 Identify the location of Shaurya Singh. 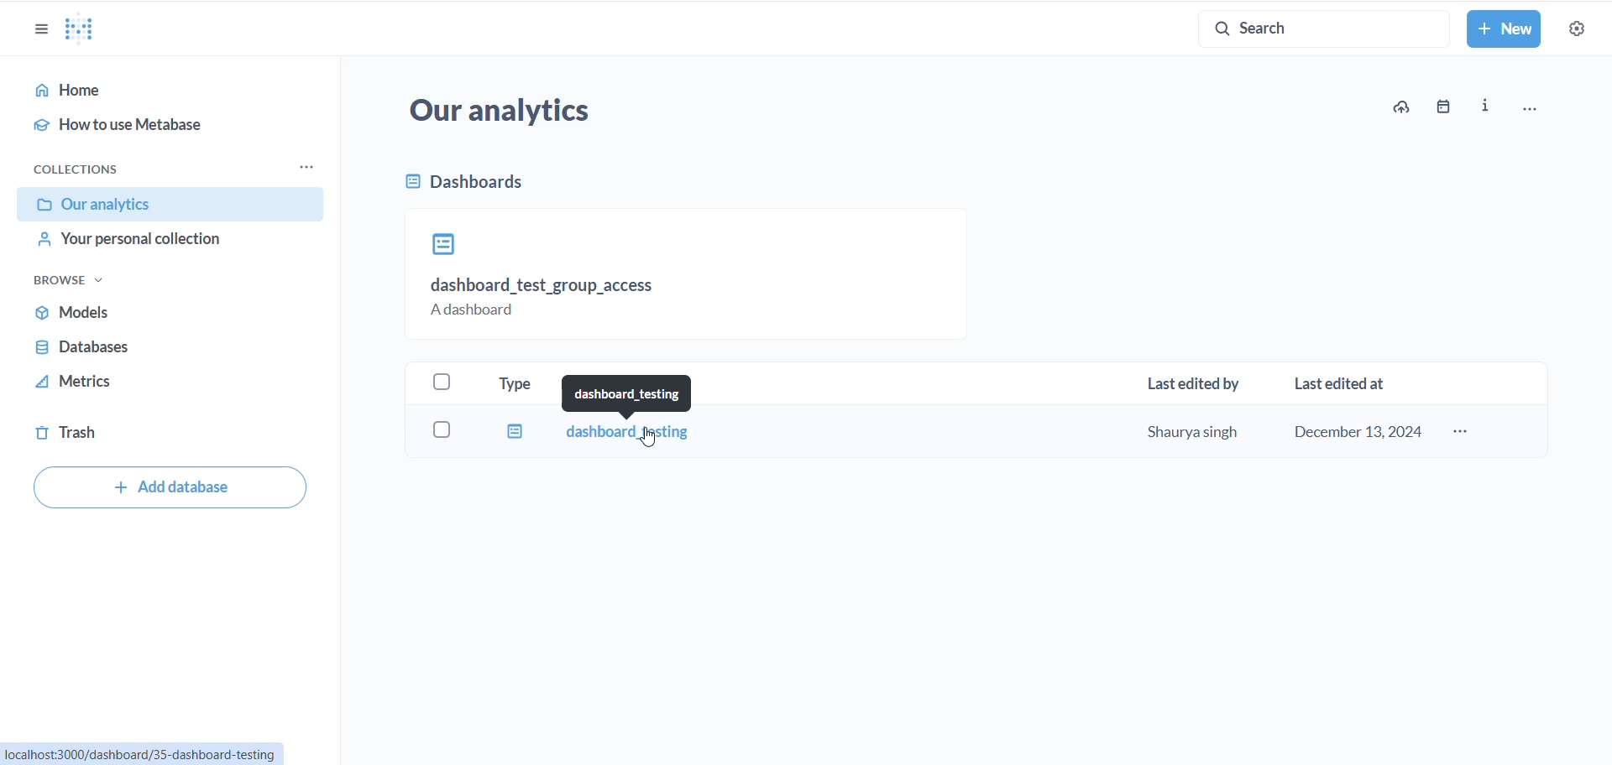
(1191, 429).